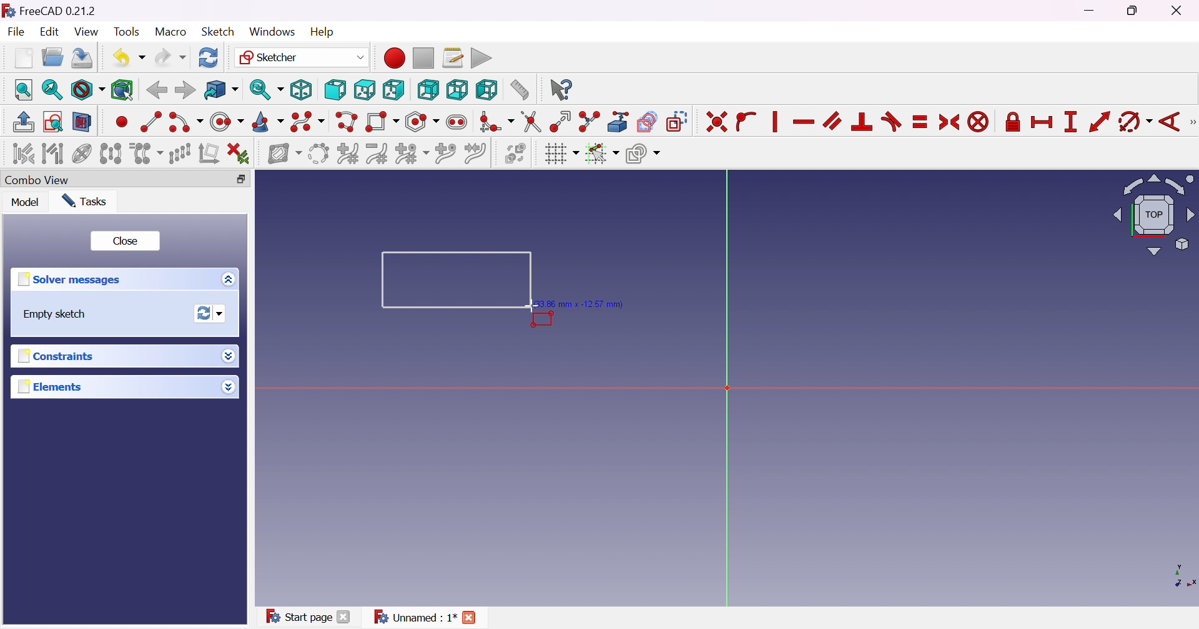 This screenshot has height=629, width=1199. I want to click on Close, so click(1179, 11).